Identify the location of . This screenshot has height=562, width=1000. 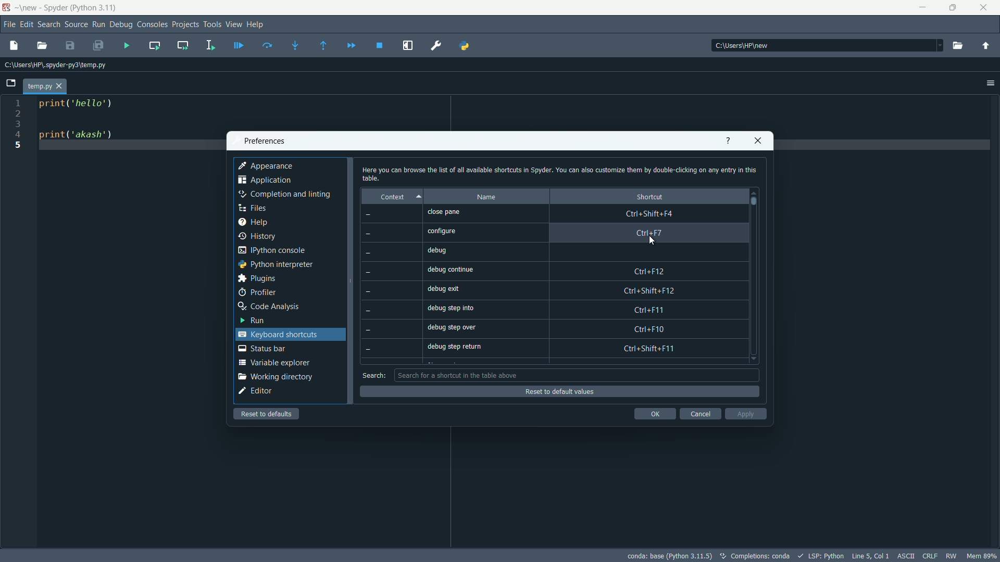
(284, 195).